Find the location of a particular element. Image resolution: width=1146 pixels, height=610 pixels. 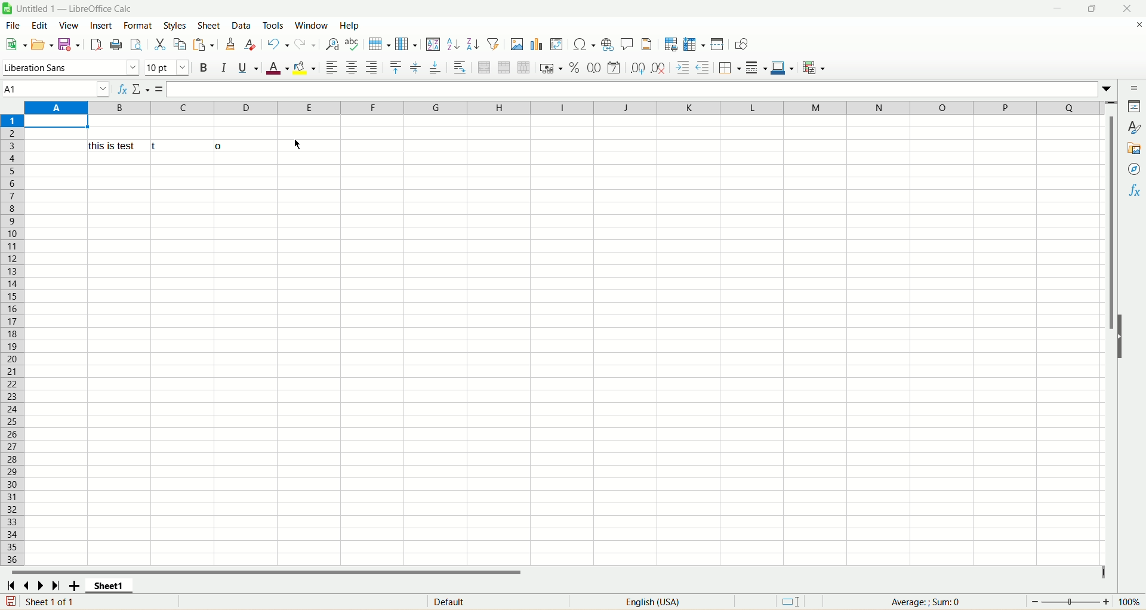

merge cells is located at coordinates (504, 69).